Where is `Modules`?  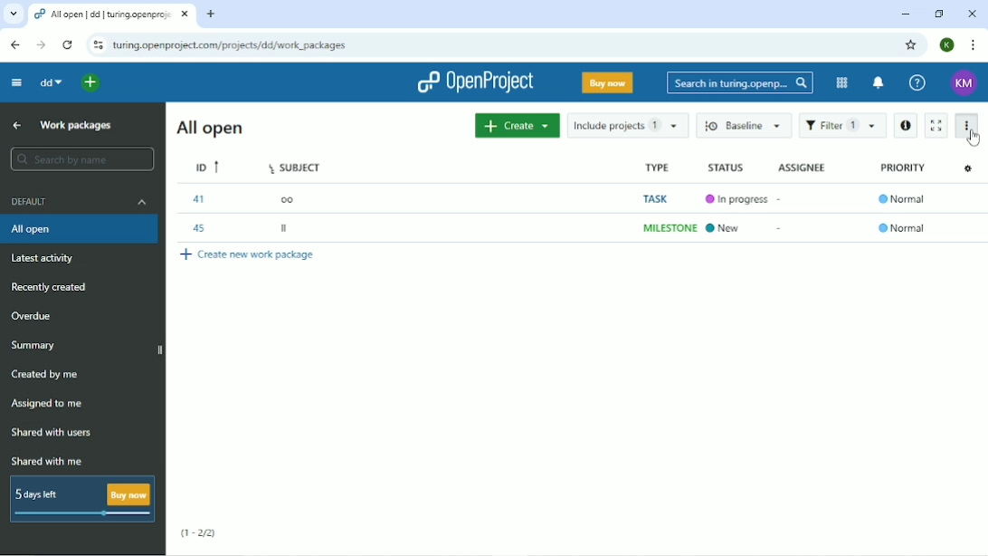
Modules is located at coordinates (841, 81).